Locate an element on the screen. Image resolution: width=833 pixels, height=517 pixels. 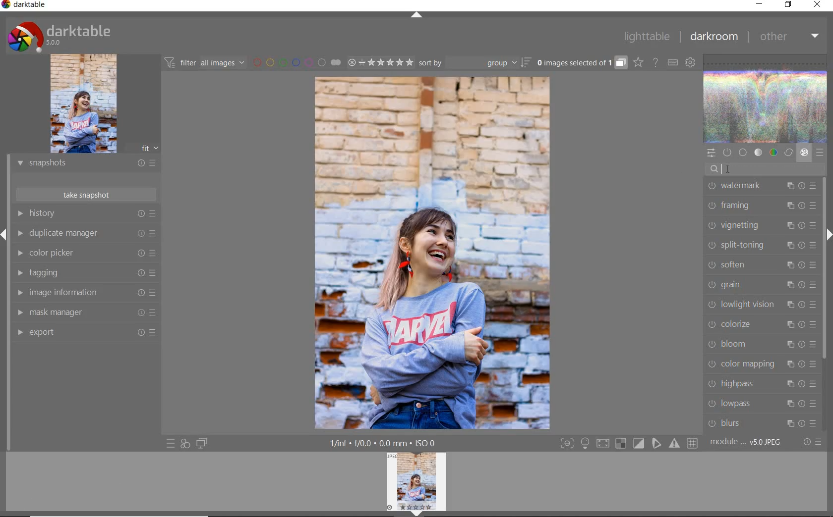
Toggle modes is located at coordinates (628, 444).